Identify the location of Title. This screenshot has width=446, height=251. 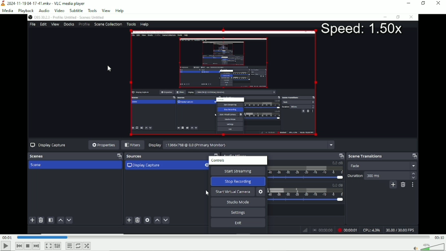
(44, 3).